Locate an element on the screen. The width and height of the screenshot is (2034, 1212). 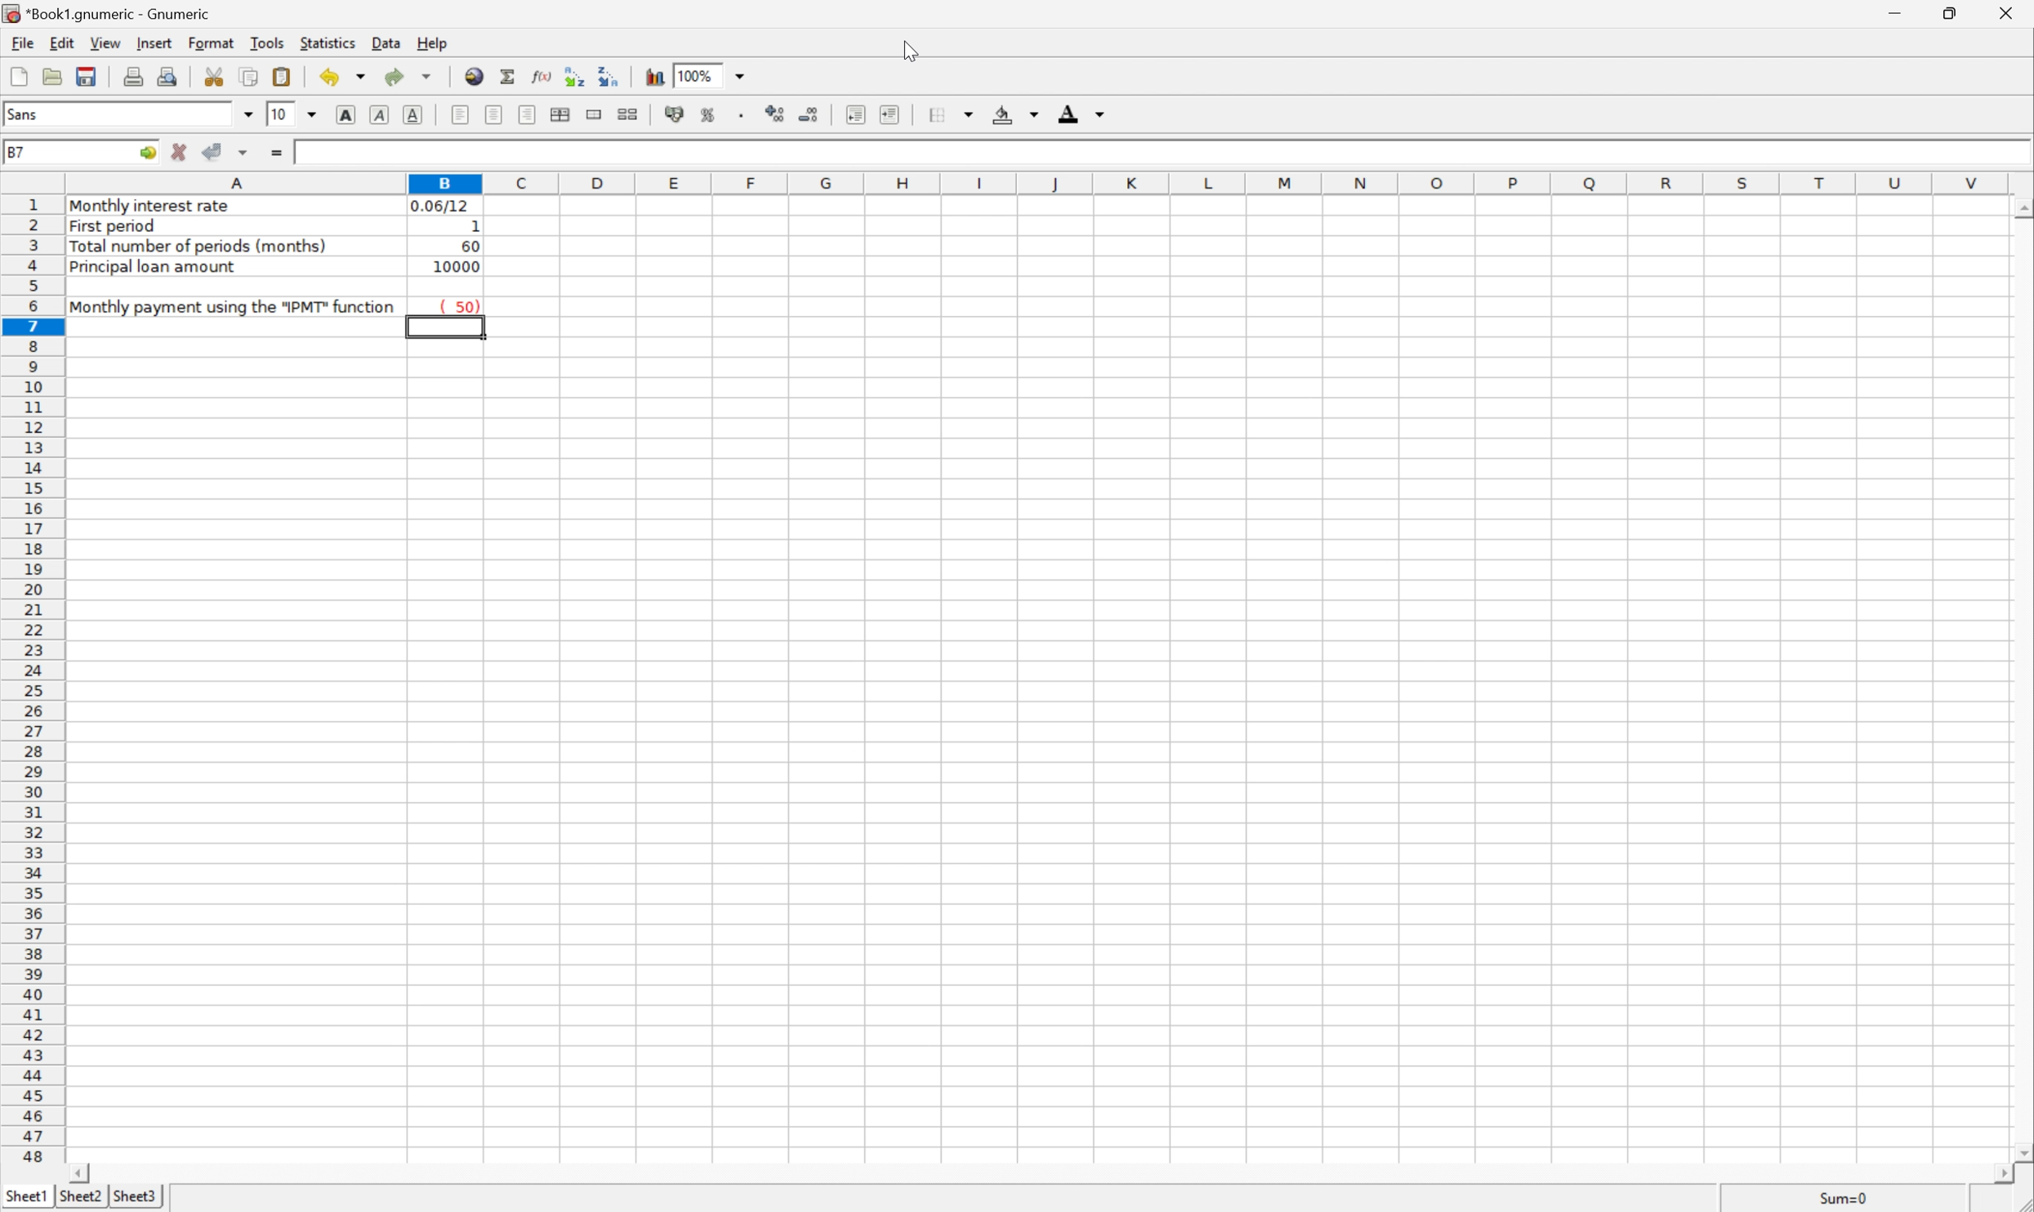
Align Right is located at coordinates (528, 114).